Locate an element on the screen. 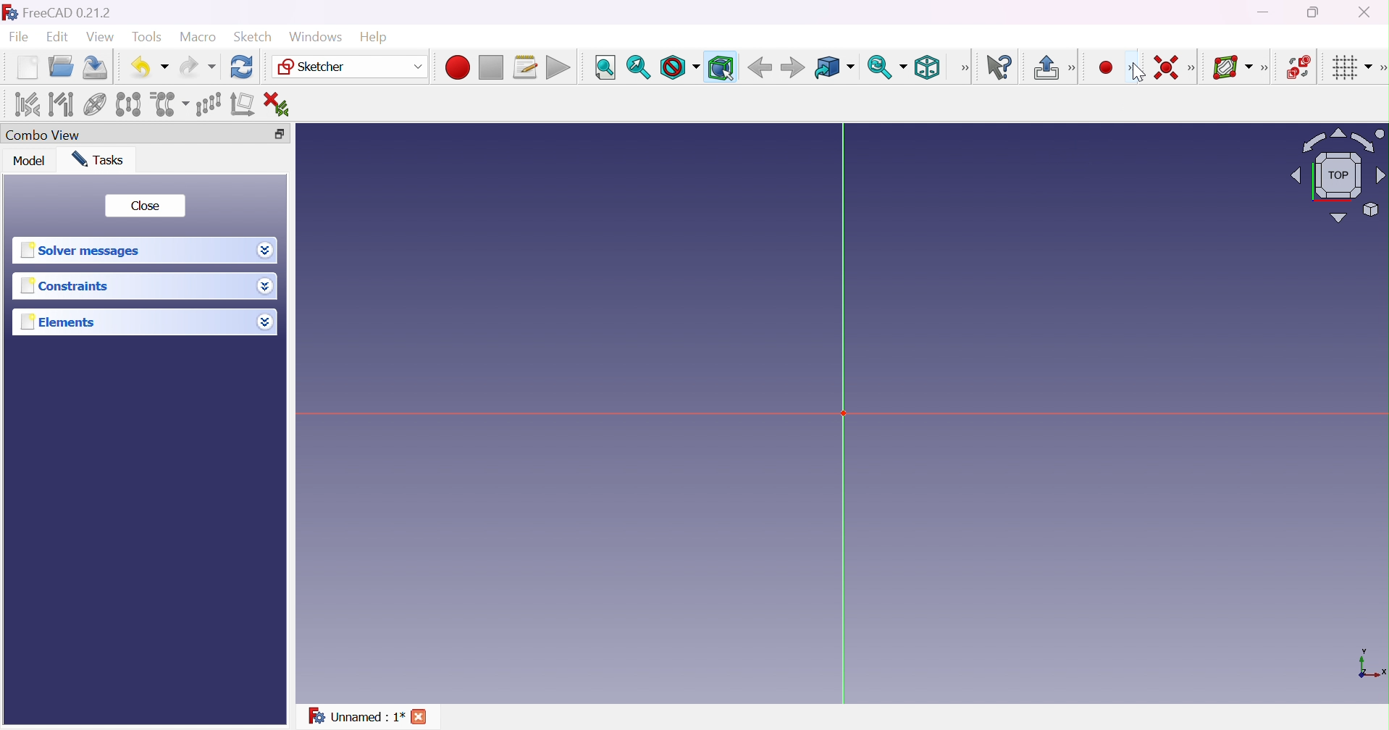 The height and width of the screenshot is (730, 1389). [View] is located at coordinates (965, 67).